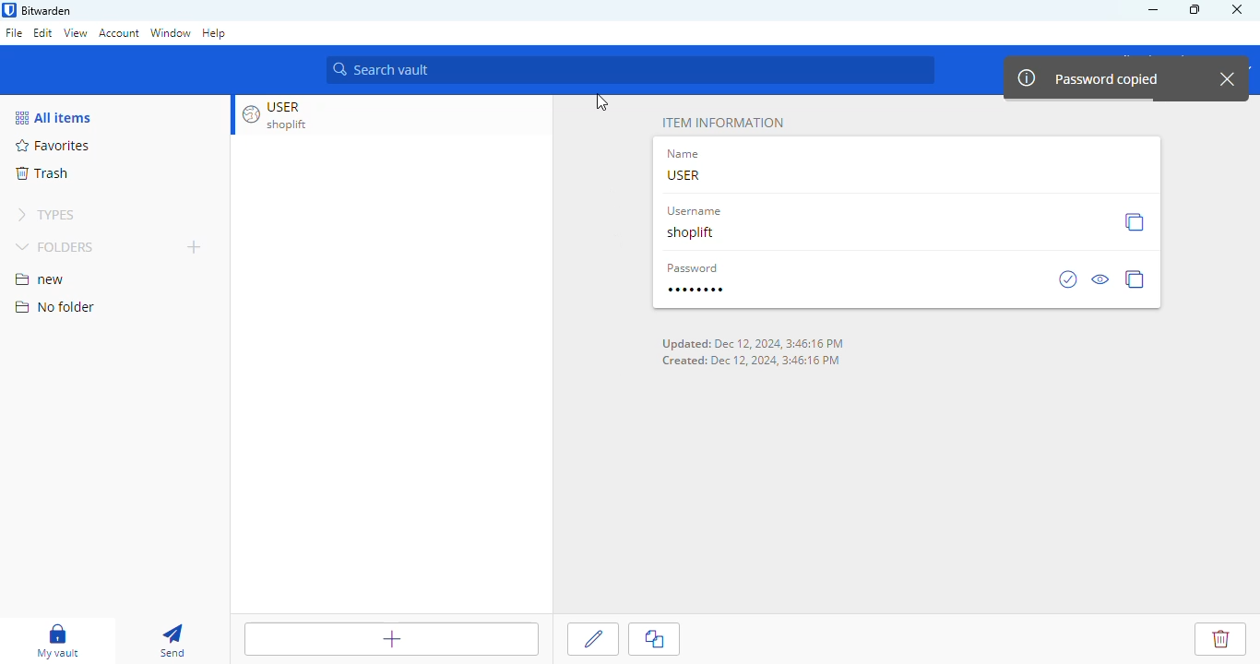 This screenshot has height=664, width=1260. What do you see at coordinates (753, 344) in the screenshot?
I see `Updated: Dec 12, 2024, 3:46:16 PM` at bounding box center [753, 344].